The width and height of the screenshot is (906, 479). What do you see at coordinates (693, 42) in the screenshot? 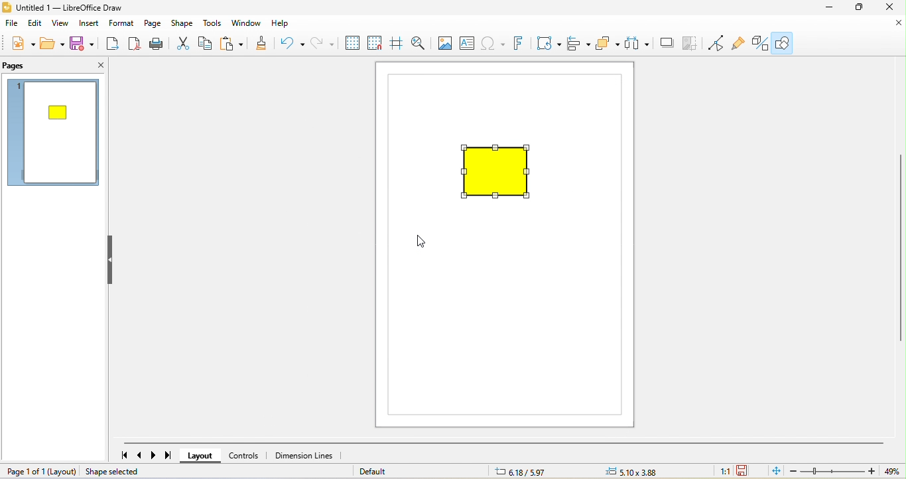
I see `crop image` at bounding box center [693, 42].